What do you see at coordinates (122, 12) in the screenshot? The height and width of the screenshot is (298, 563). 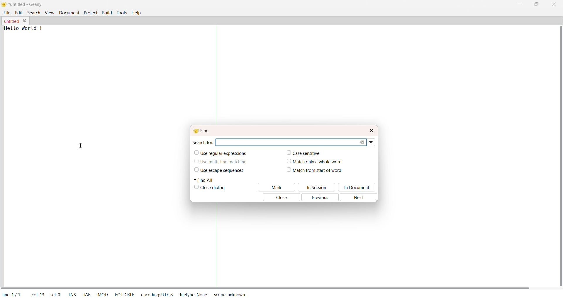 I see `Tools` at bounding box center [122, 12].